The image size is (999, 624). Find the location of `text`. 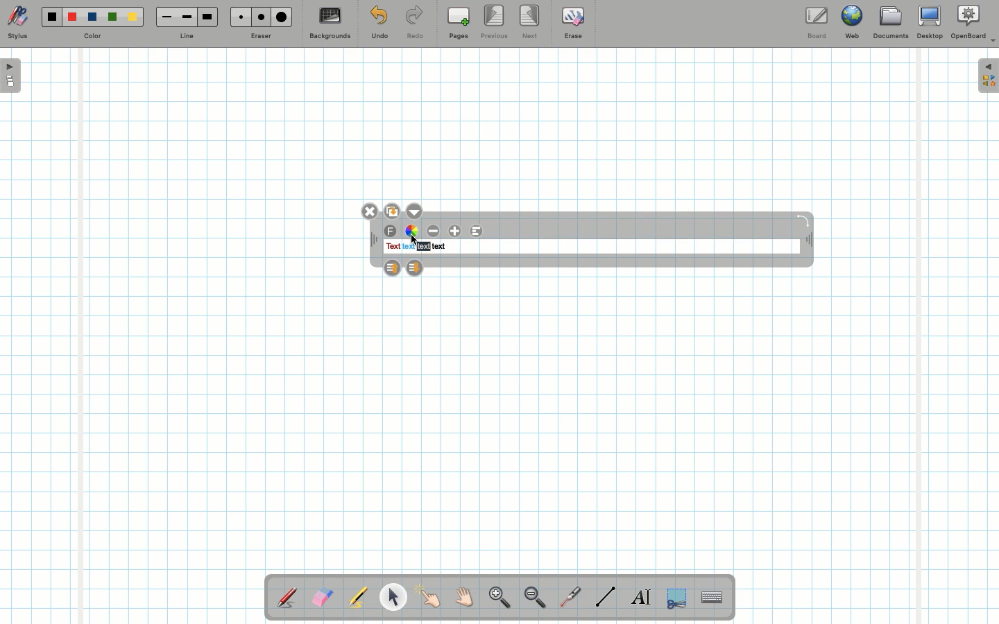

text is located at coordinates (439, 247).